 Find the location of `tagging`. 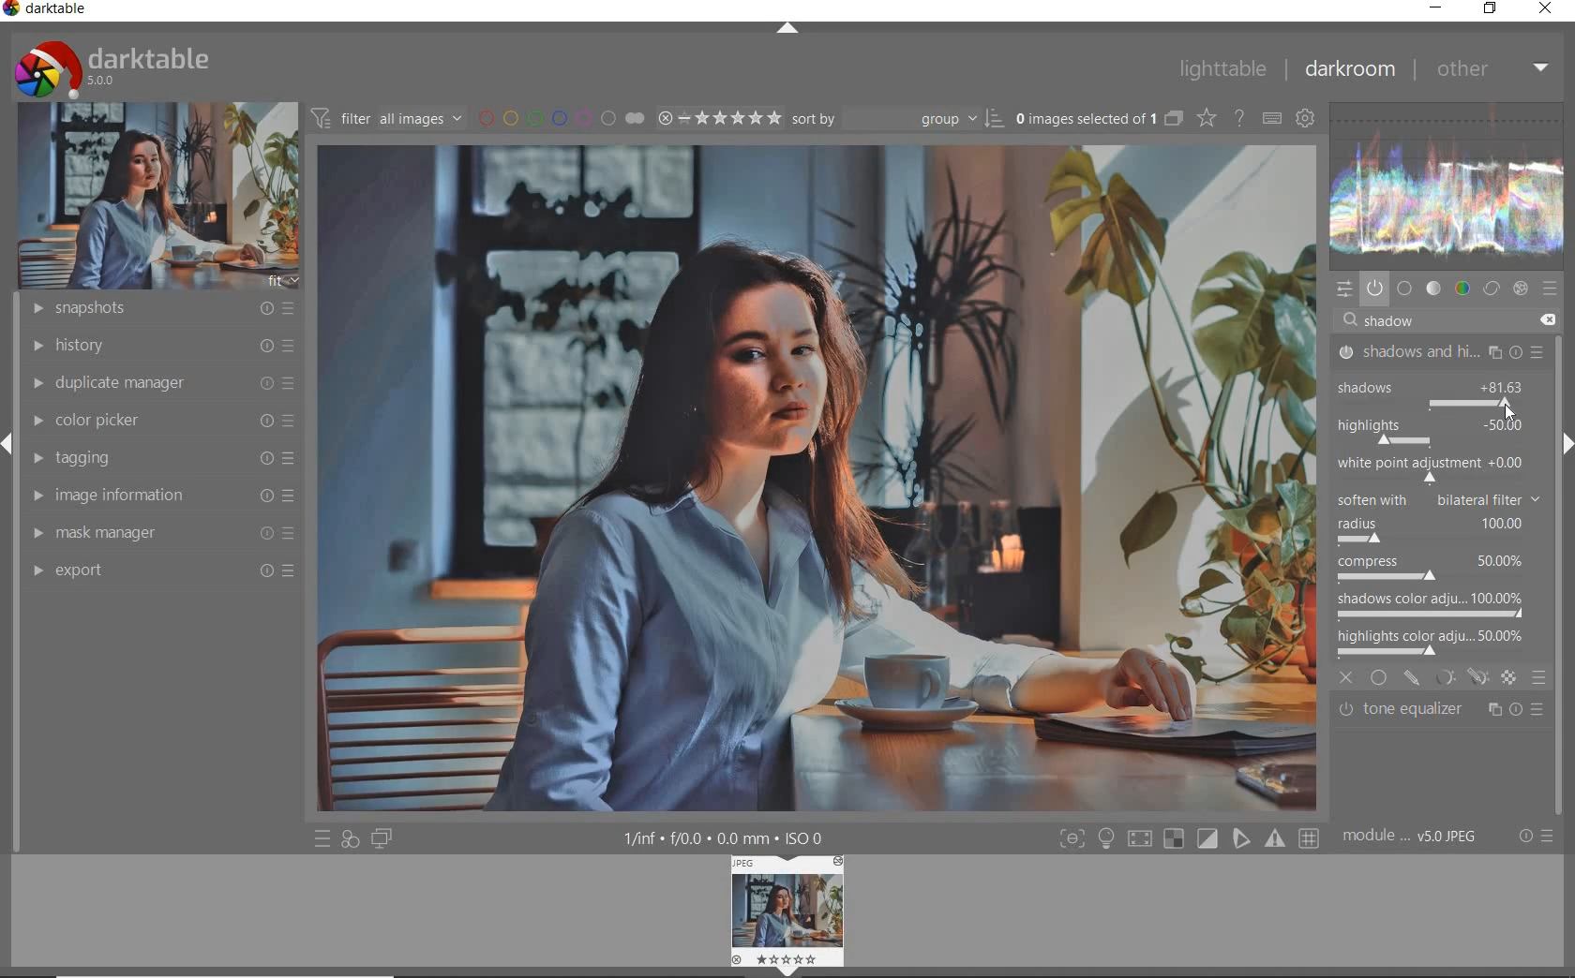

tagging is located at coordinates (160, 458).